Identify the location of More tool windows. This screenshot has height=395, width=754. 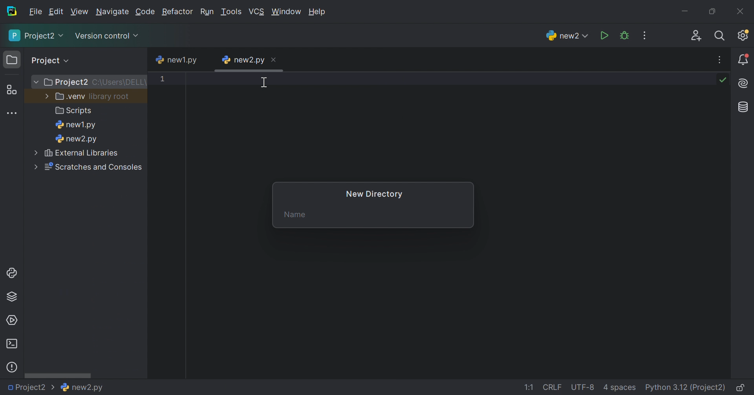
(12, 113).